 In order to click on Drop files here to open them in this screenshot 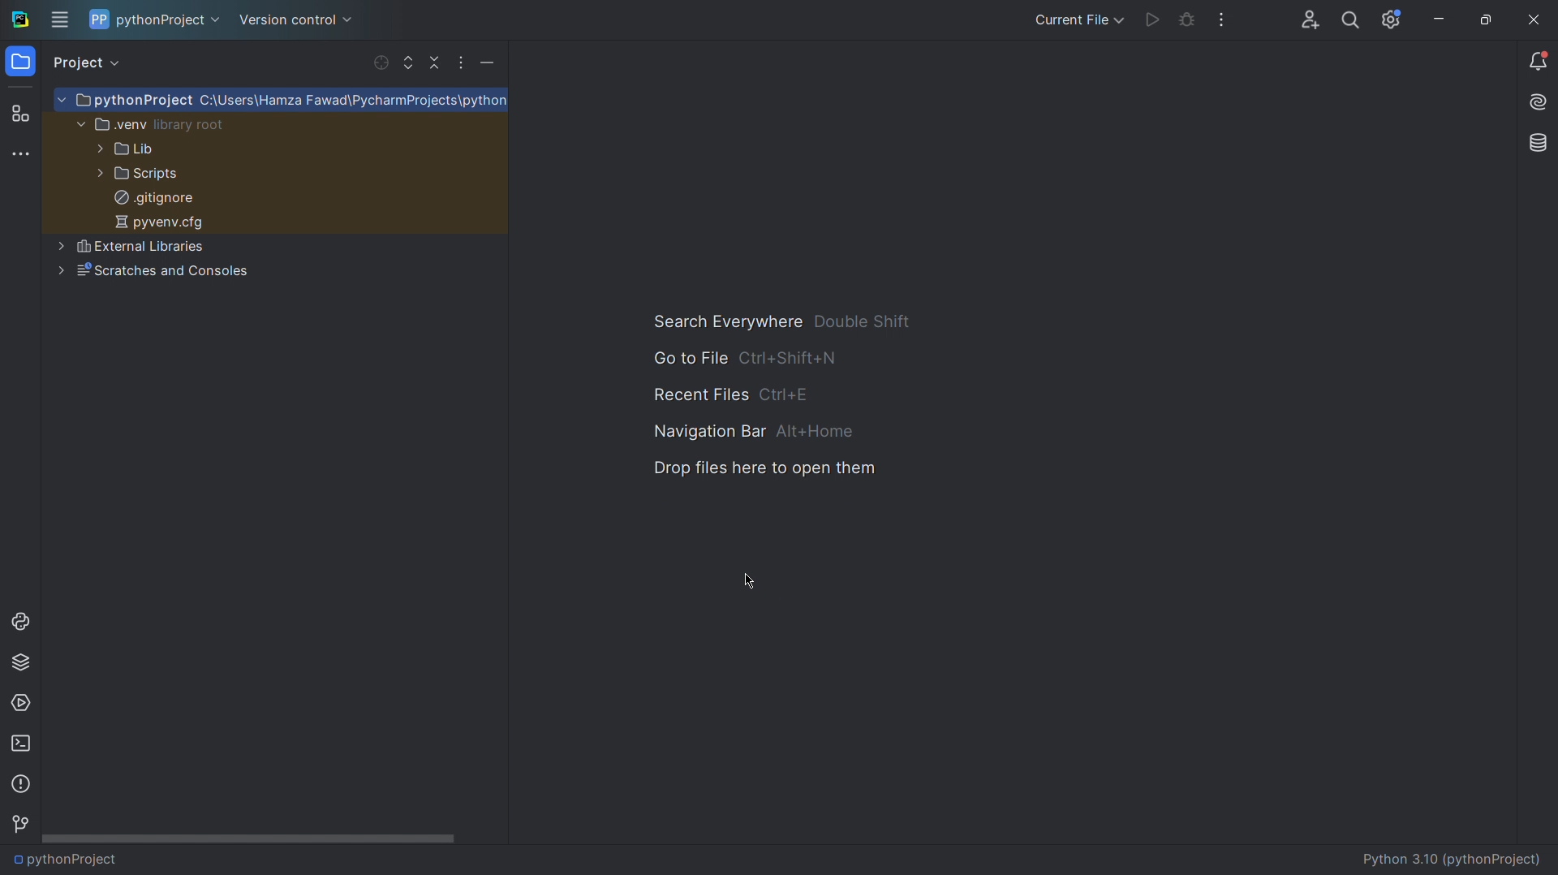, I will do `click(765, 472)`.